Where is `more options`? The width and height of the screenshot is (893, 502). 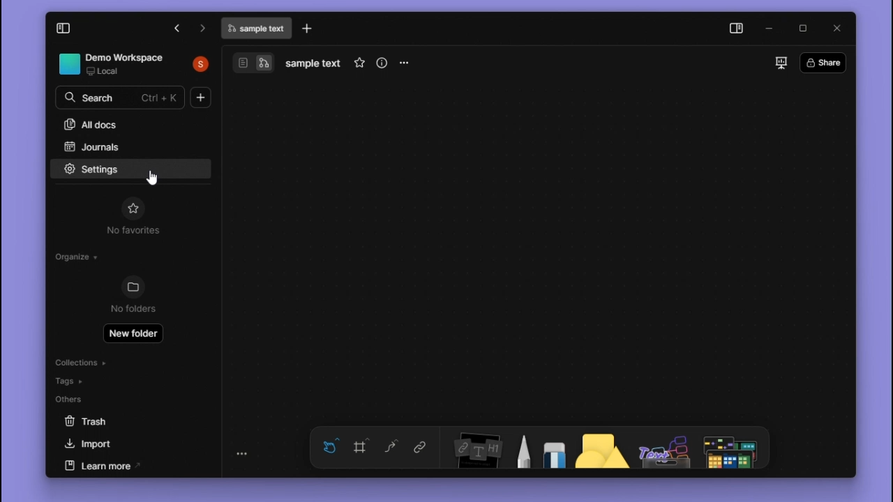 more options is located at coordinates (406, 64).